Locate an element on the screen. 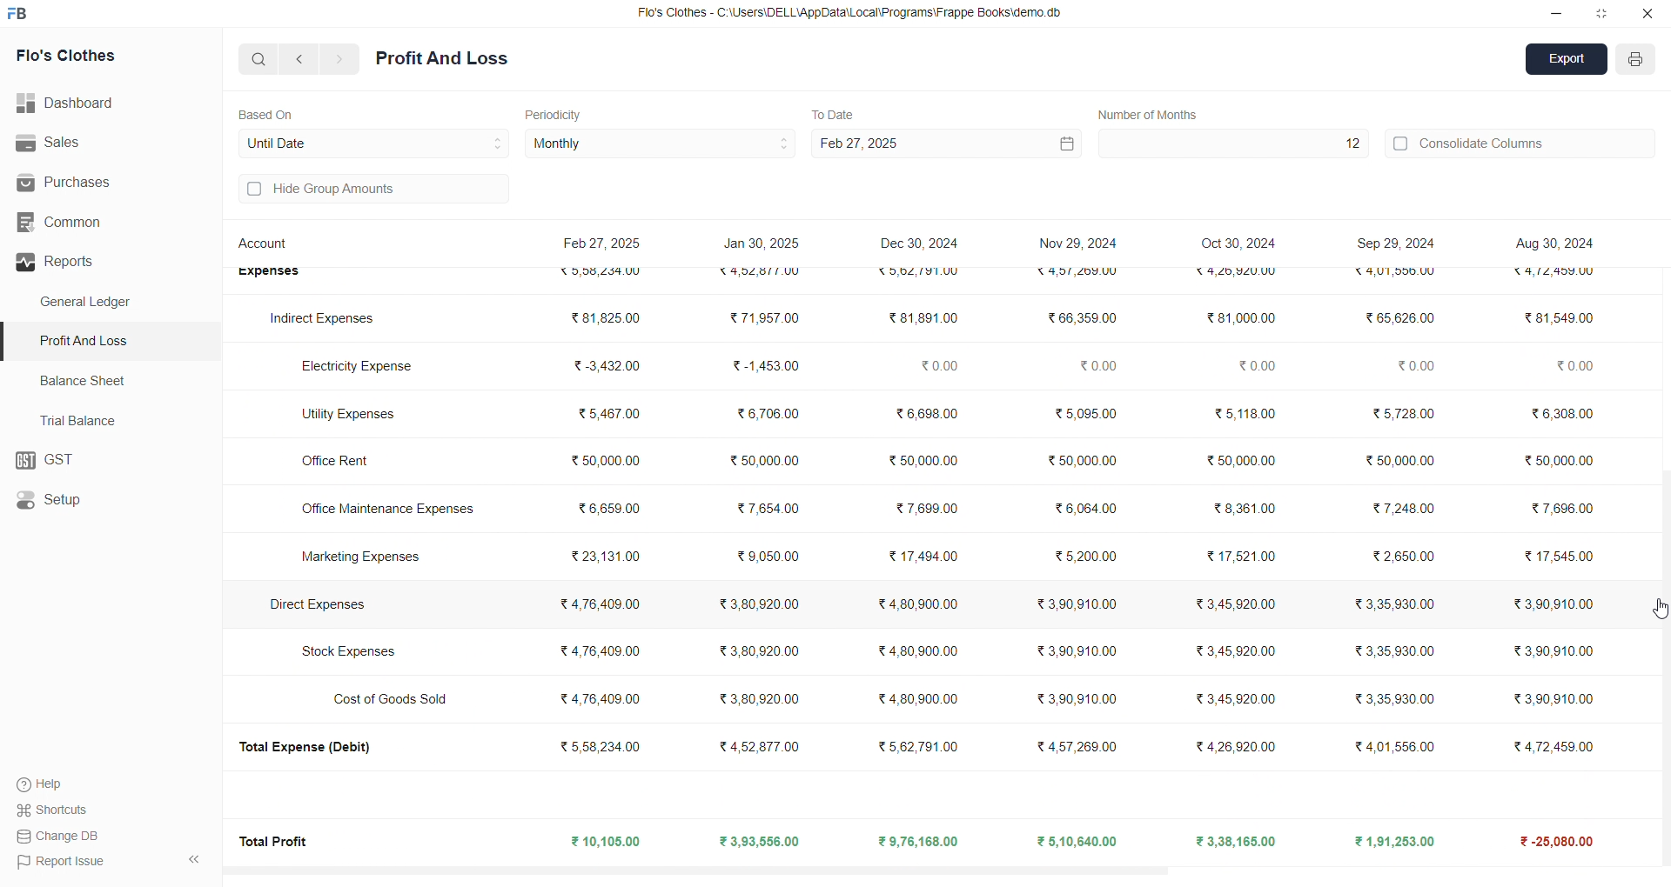 Image resolution: width=1671 pixels, height=887 pixels. ₹50,000.00 is located at coordinates (1083, 461).